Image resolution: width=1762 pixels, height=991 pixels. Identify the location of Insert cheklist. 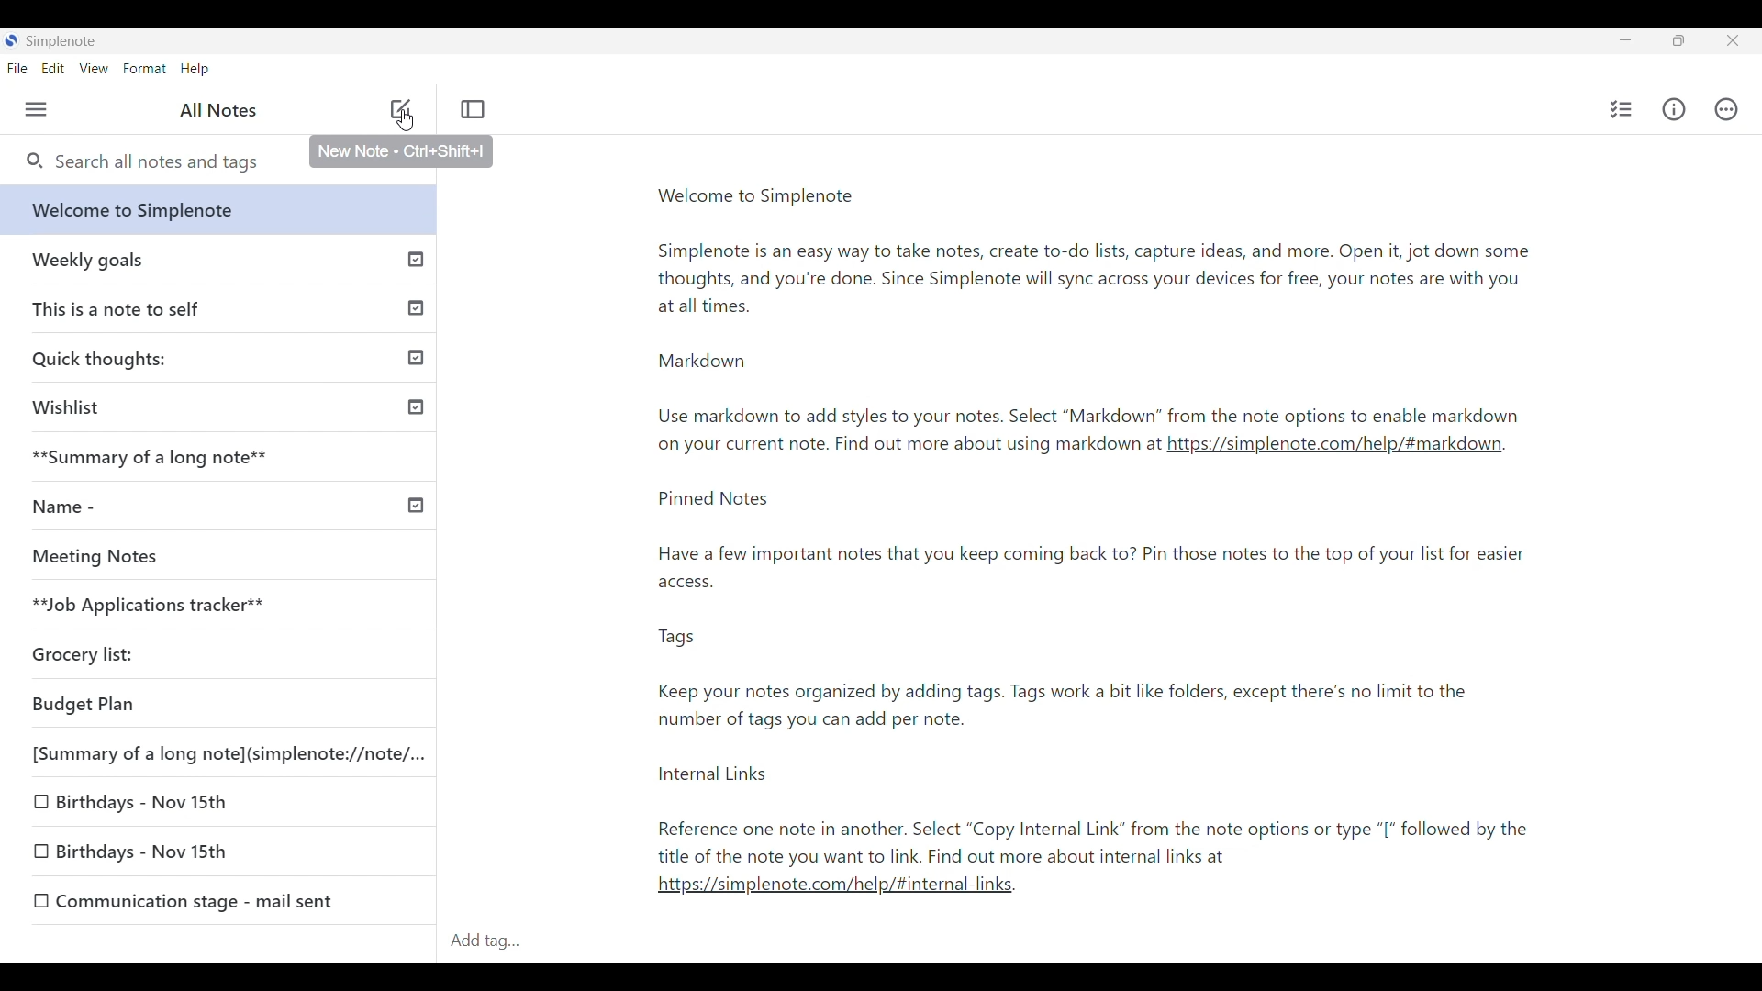
(1621, 109).